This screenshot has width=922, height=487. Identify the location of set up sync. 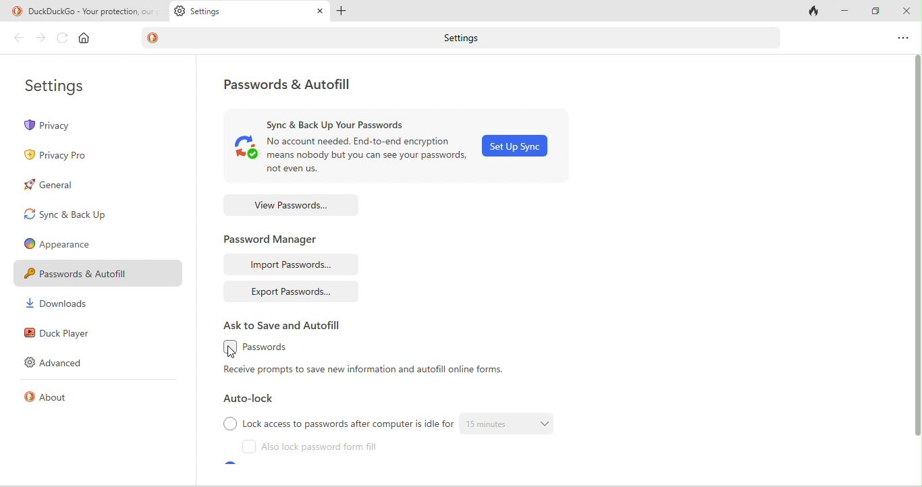
(519, 146).